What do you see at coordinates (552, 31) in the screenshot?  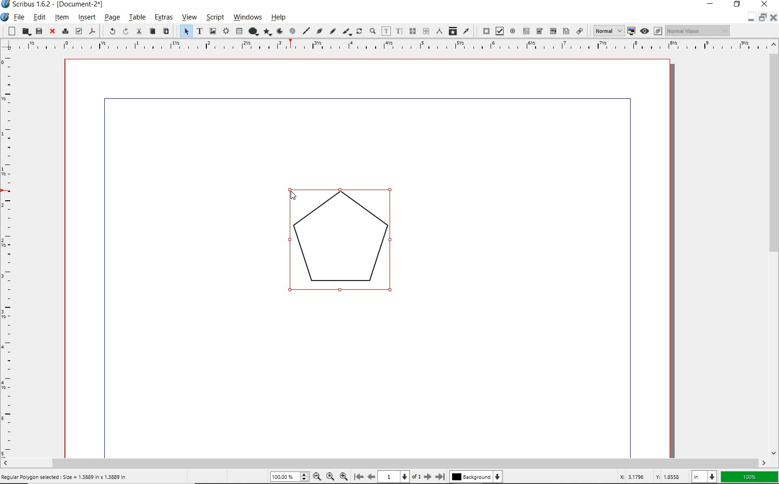 I see `pdf combo box` at bounding box center [552, 31].